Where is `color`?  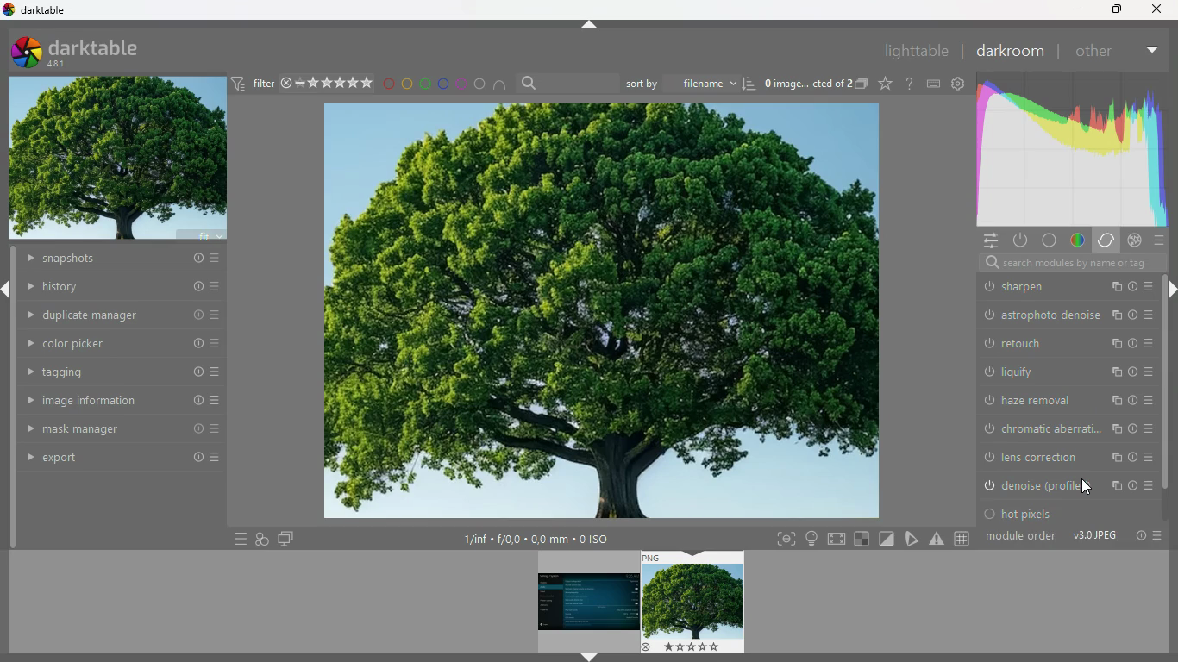
color is located at coordinates (1051, 240).